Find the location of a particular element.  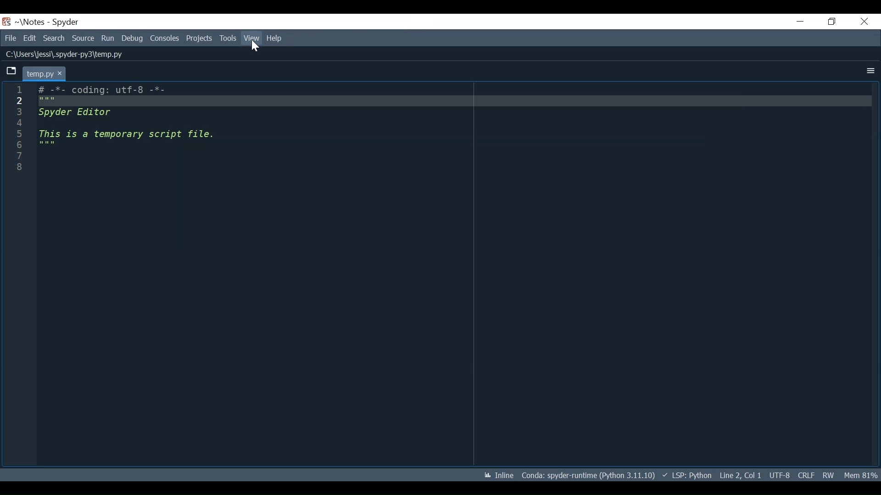

temp.py is located at coordinates (44, 73).